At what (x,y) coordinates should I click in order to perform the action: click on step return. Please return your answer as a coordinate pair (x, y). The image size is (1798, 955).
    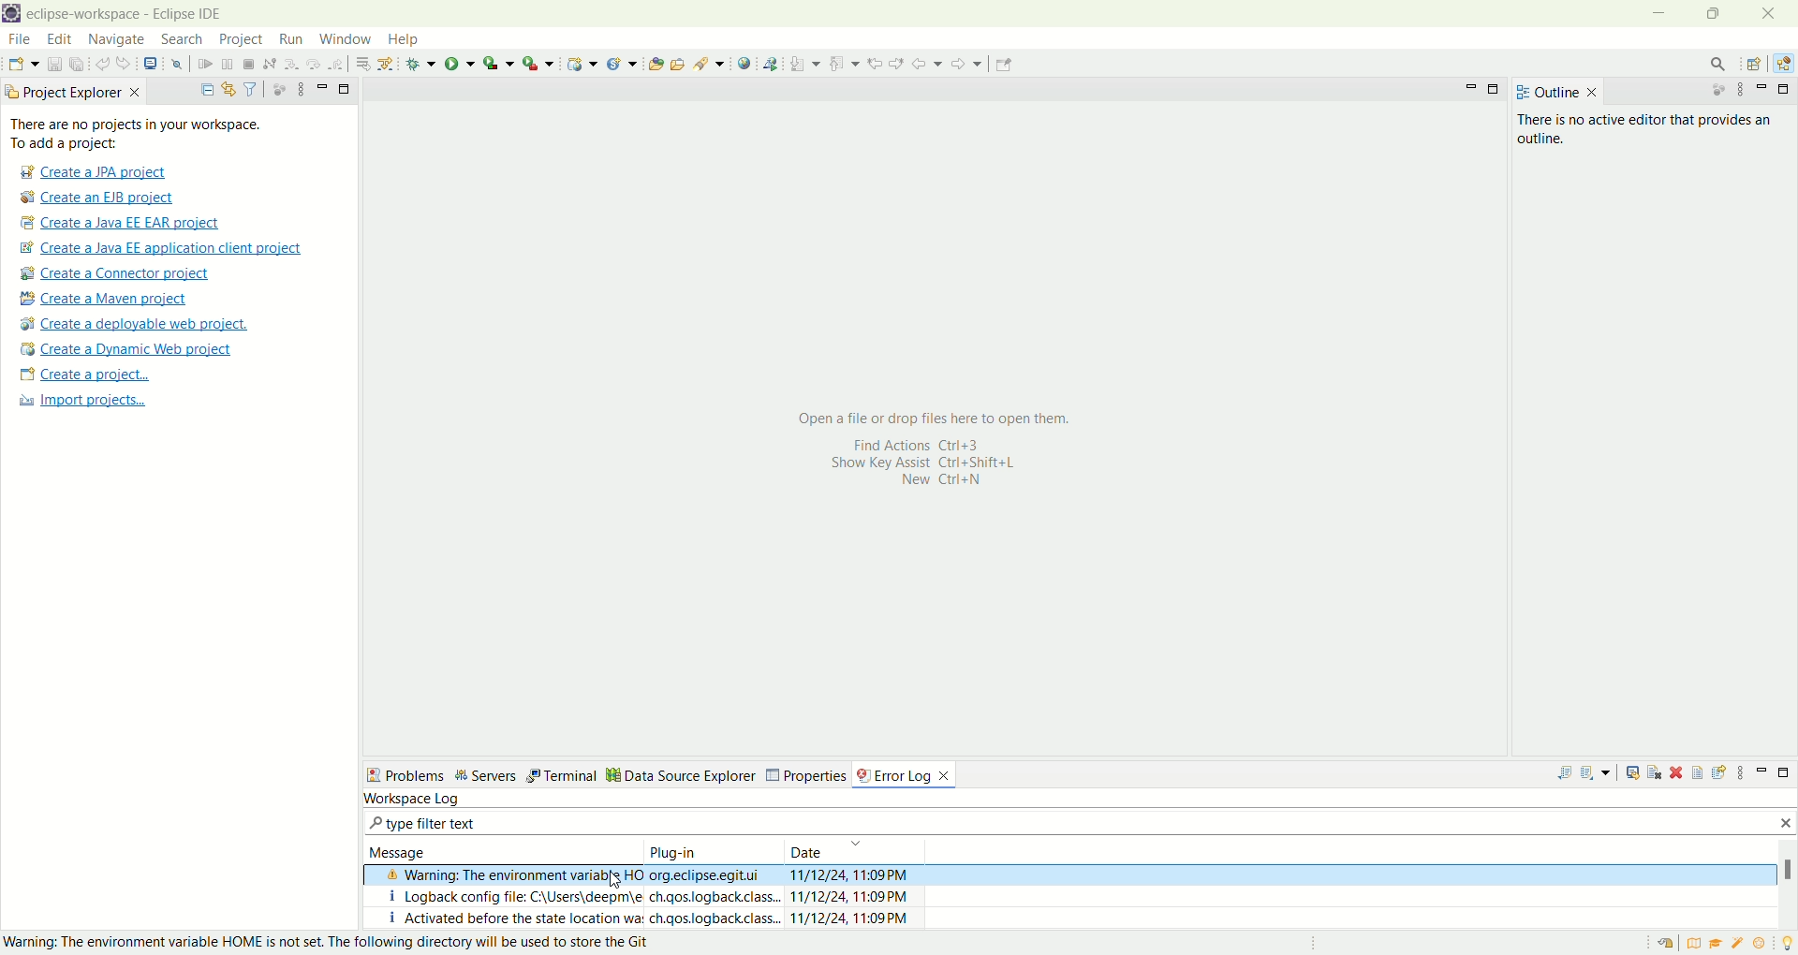
    Looking at the image, I should click on (336, 65).